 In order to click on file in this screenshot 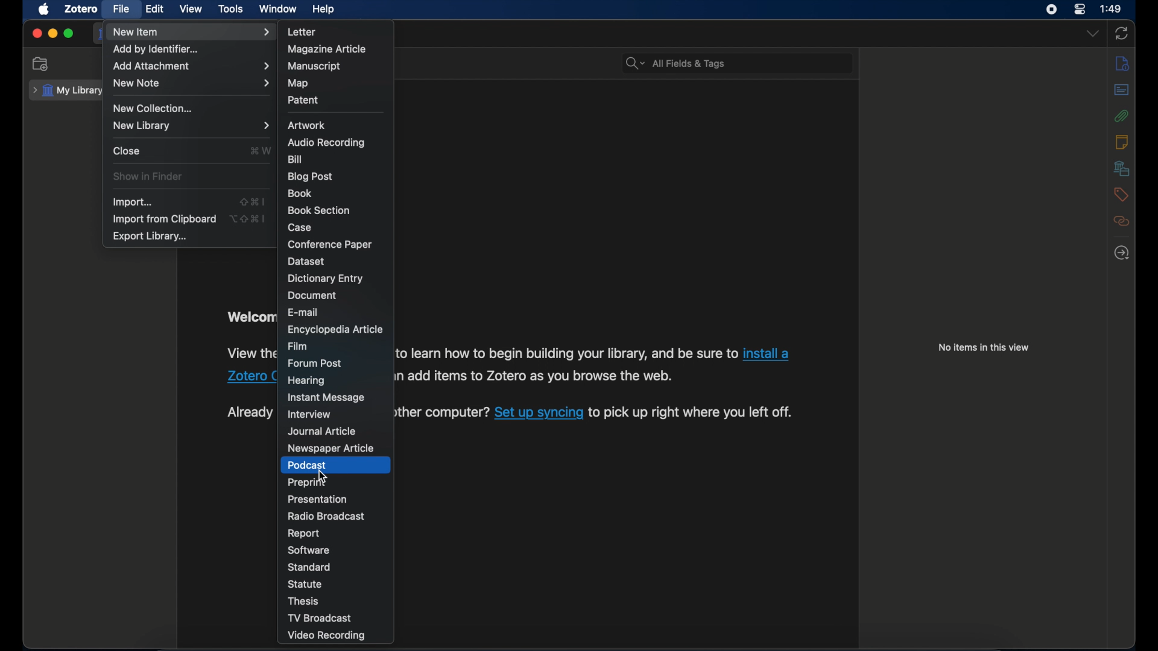, I will do `click(122, 10)`.